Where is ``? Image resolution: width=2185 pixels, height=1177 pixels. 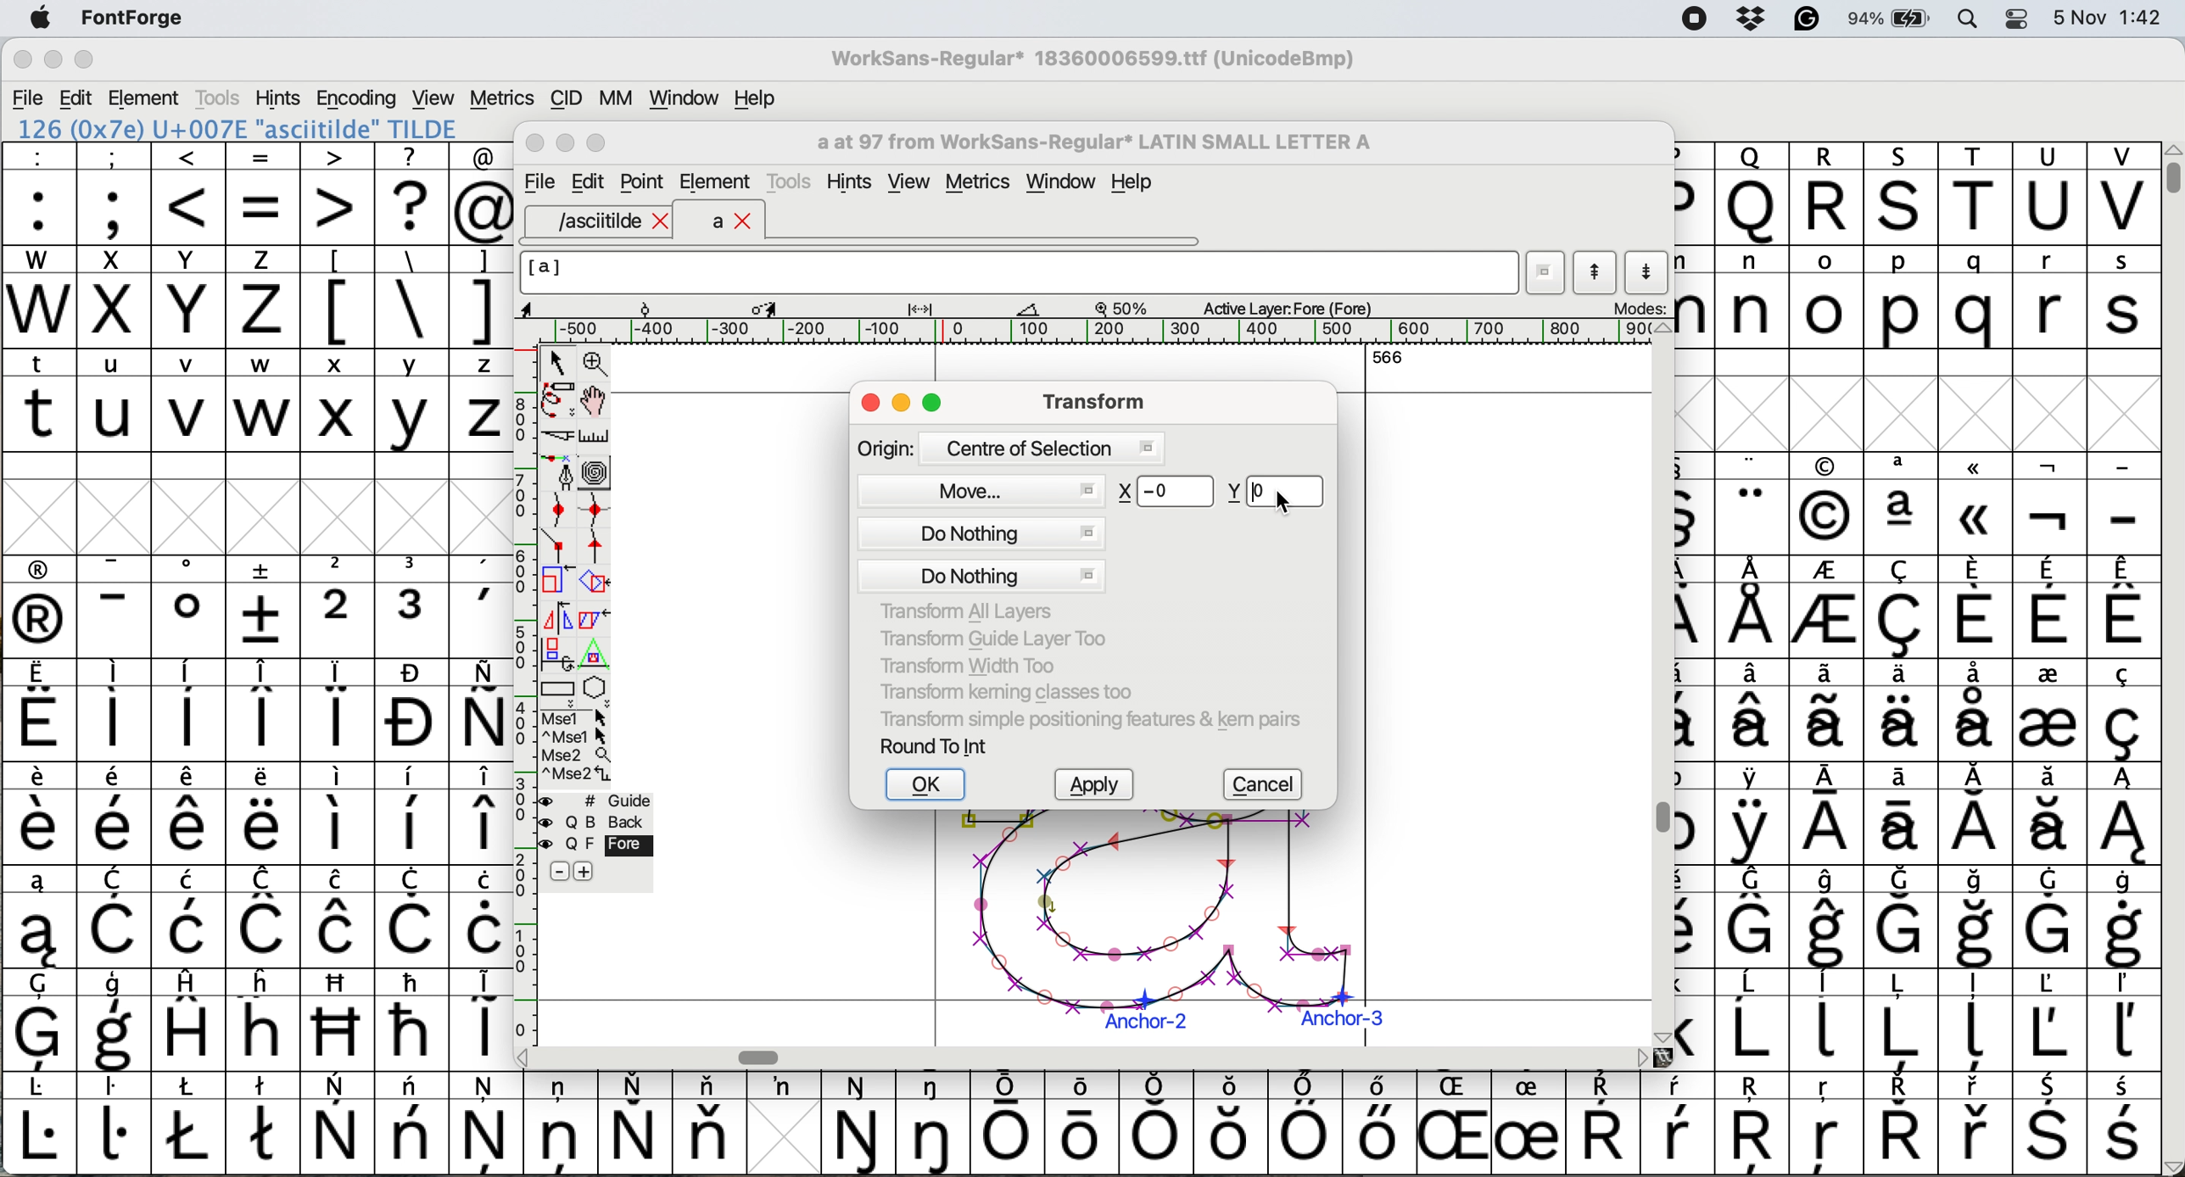  is located at coordinates (1977, 503).